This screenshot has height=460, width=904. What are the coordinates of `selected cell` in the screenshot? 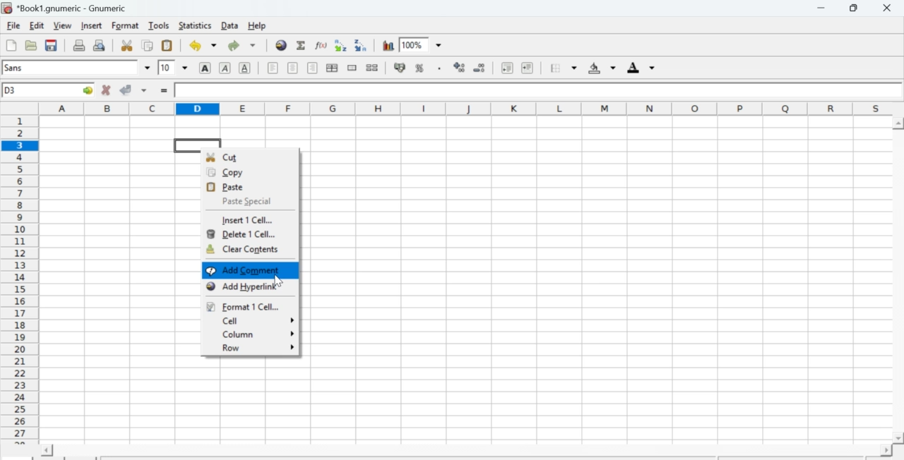 It's located at (197, 145).